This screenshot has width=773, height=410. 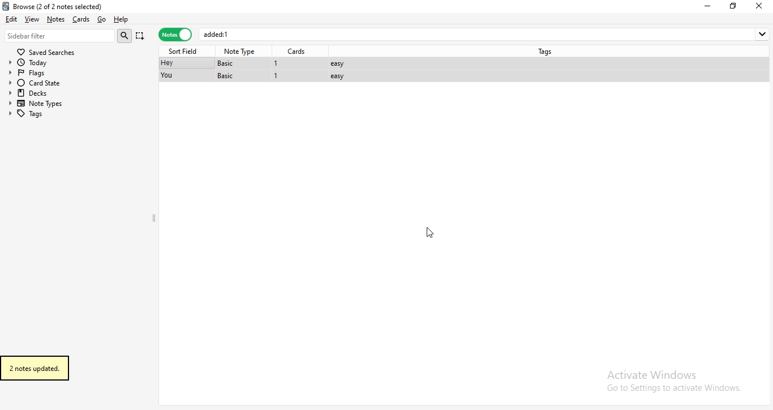 I want to click on tags, so click(x=548, y=50).